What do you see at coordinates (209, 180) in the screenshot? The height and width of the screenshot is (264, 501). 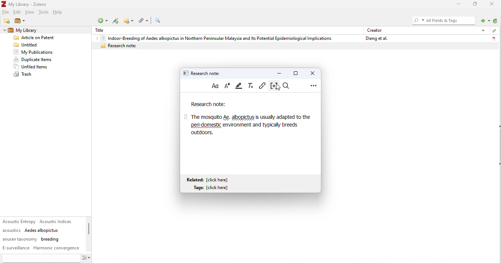 I see `related` at bounding box center [209, 180].